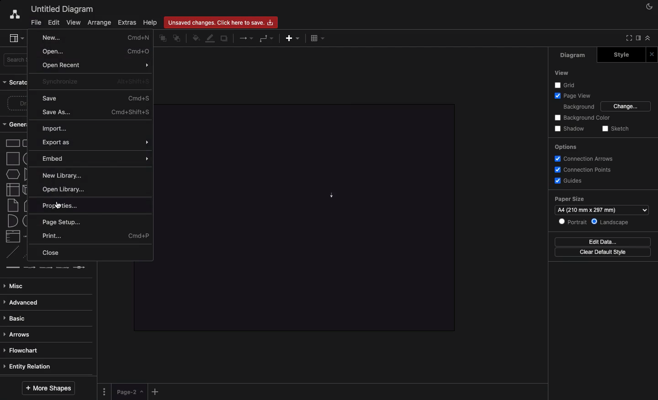  What do you see at coordinates (603, 210) in the screenshot?
I see `A4 (210 mm x 297 mm)` at bounding box center [603, 210].